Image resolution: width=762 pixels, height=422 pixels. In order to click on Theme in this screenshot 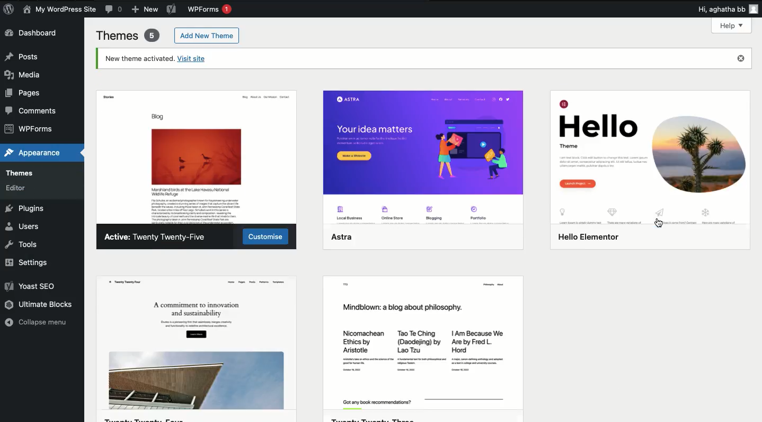, I will do `click(423, 338)`.